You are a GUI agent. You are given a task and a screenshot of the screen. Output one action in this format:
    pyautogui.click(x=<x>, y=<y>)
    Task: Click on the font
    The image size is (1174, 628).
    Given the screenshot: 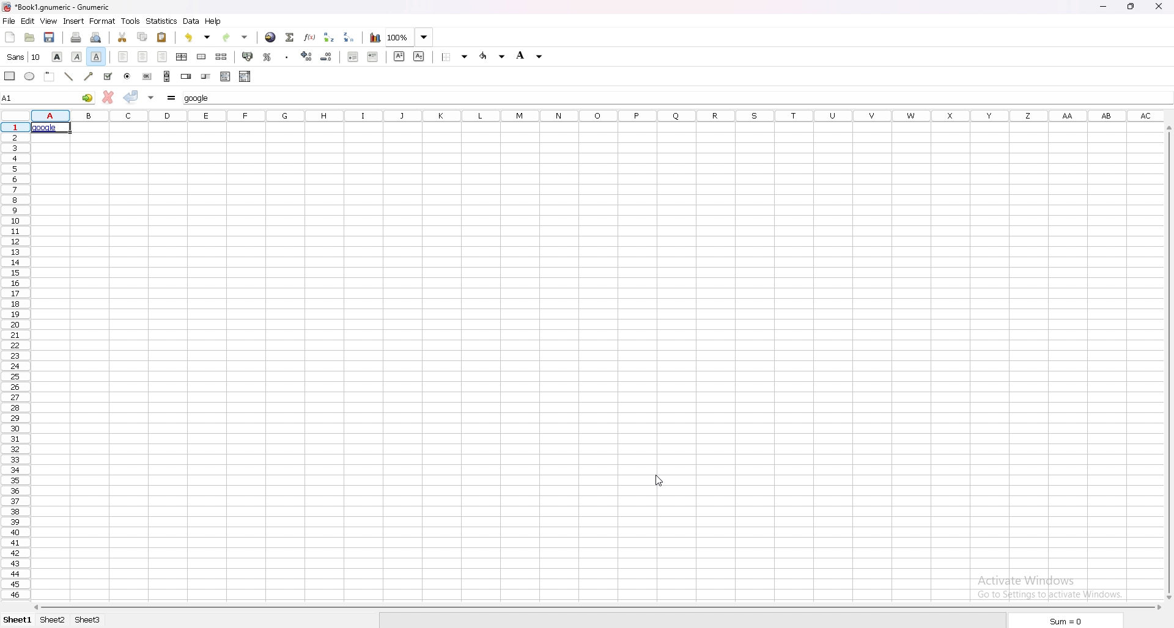 What is the action you would take?
    pyautogui.click(x=24, y=57)
    